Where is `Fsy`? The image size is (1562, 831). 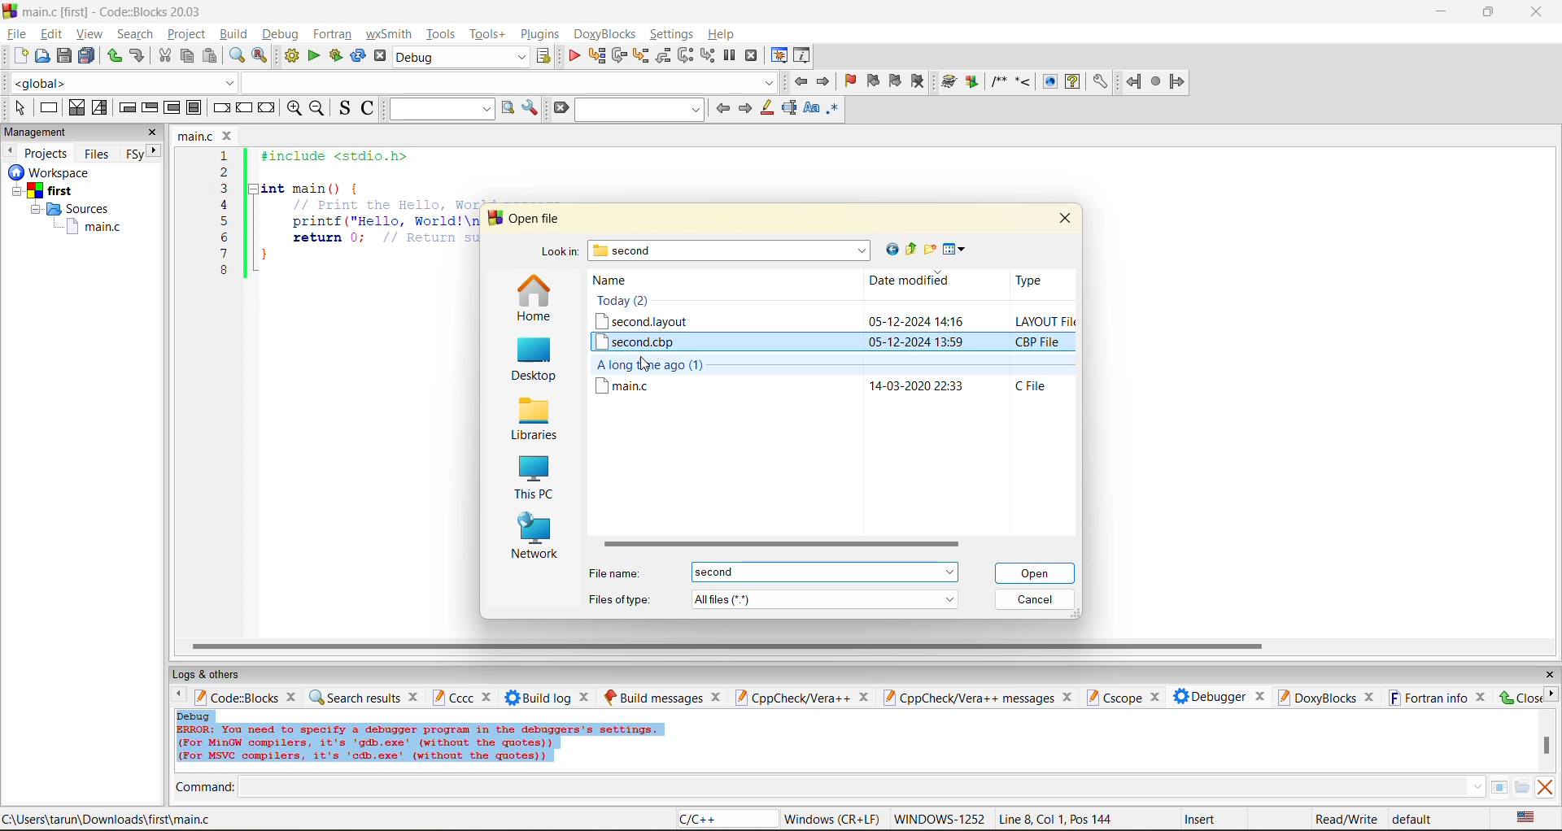
Fsy is located at coordinates (133, 154).